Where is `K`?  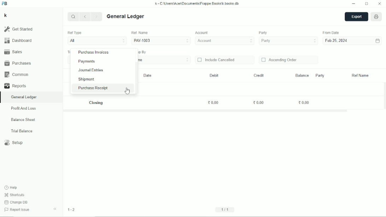
K is located at coordinates (6, 15).